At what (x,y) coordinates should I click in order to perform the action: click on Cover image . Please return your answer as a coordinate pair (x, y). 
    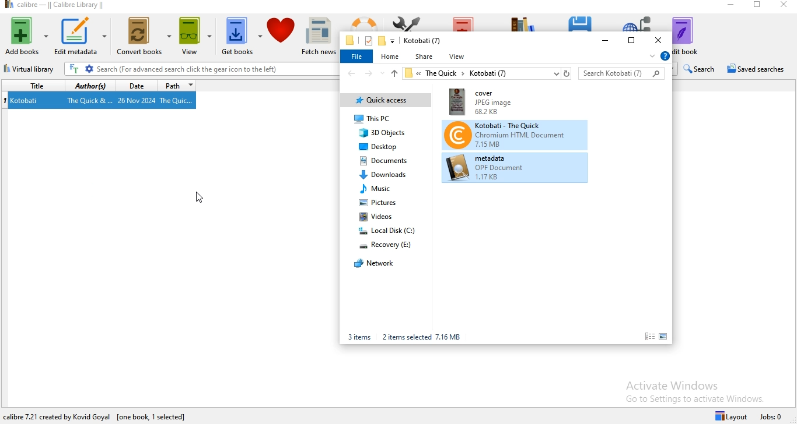
    Looking at the image, I should click on (490, 103).